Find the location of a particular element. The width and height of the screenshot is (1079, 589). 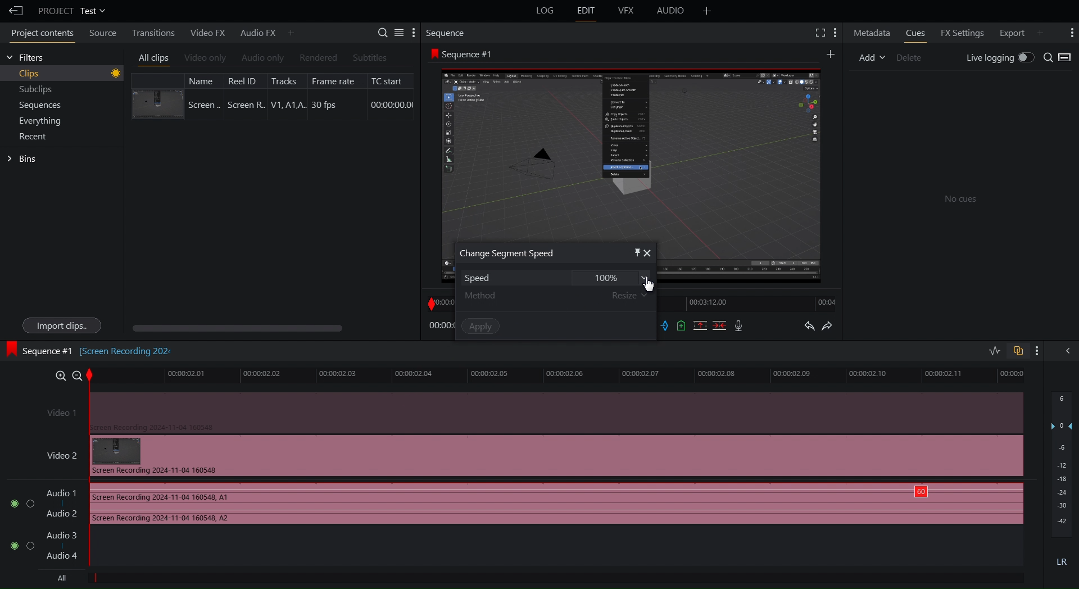

FX Settings is located at coordinates (960, 31).